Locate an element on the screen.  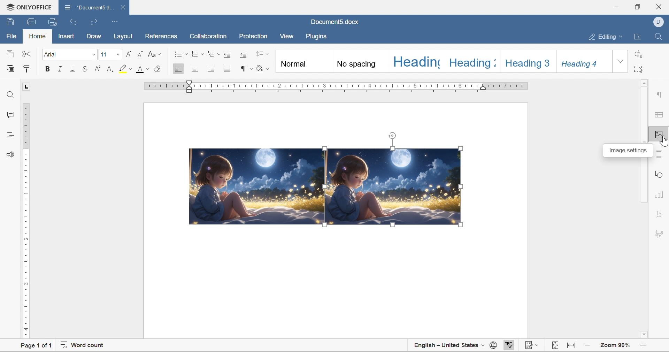
document5.docx is located at coordinates (336, 22).